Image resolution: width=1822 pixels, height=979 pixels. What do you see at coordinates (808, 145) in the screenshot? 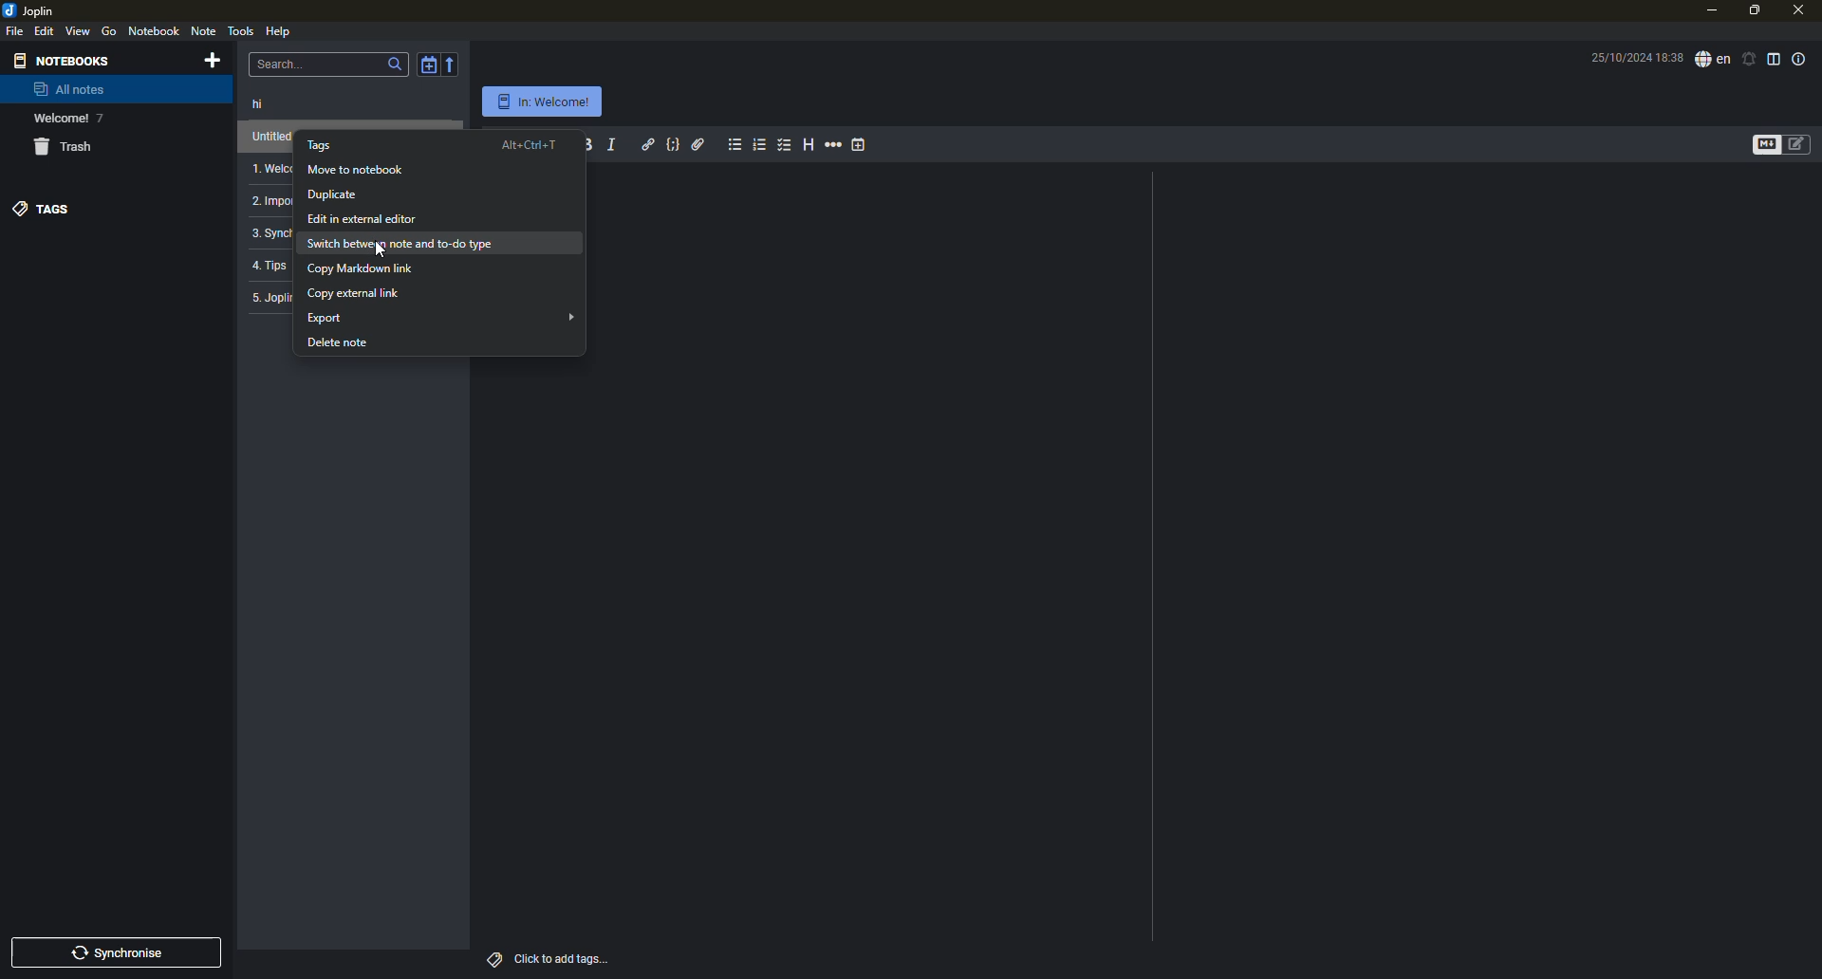
I see `heading` at bounding box center [808, 145].